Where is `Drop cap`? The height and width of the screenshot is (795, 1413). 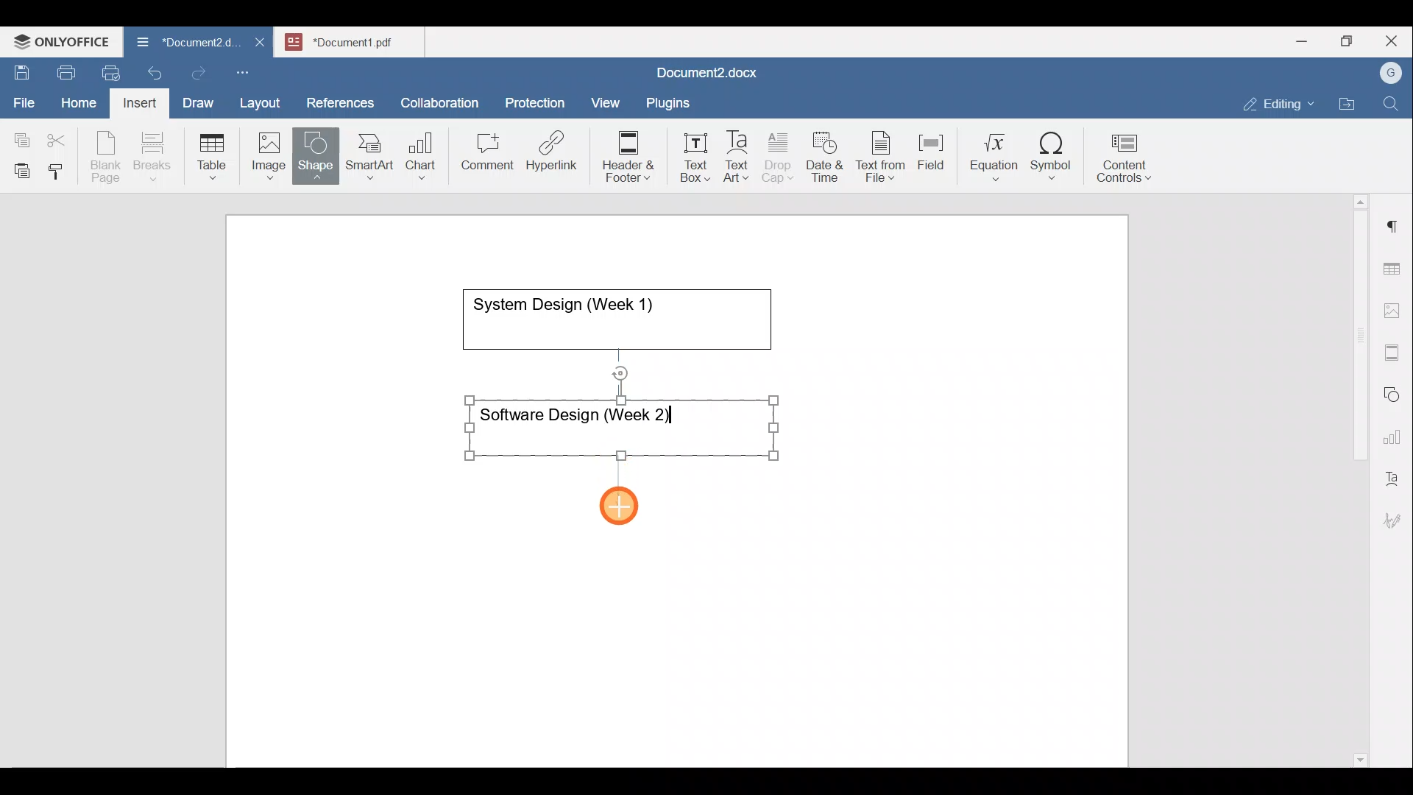 Drop cap is located at coordinates (781, 155).